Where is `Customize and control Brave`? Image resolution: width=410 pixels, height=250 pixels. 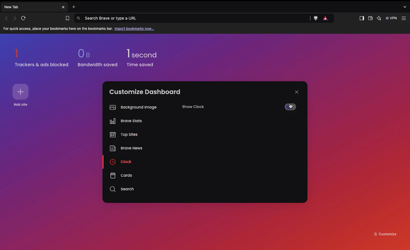 Customize and control Brave is located at coordinates (404, 18).